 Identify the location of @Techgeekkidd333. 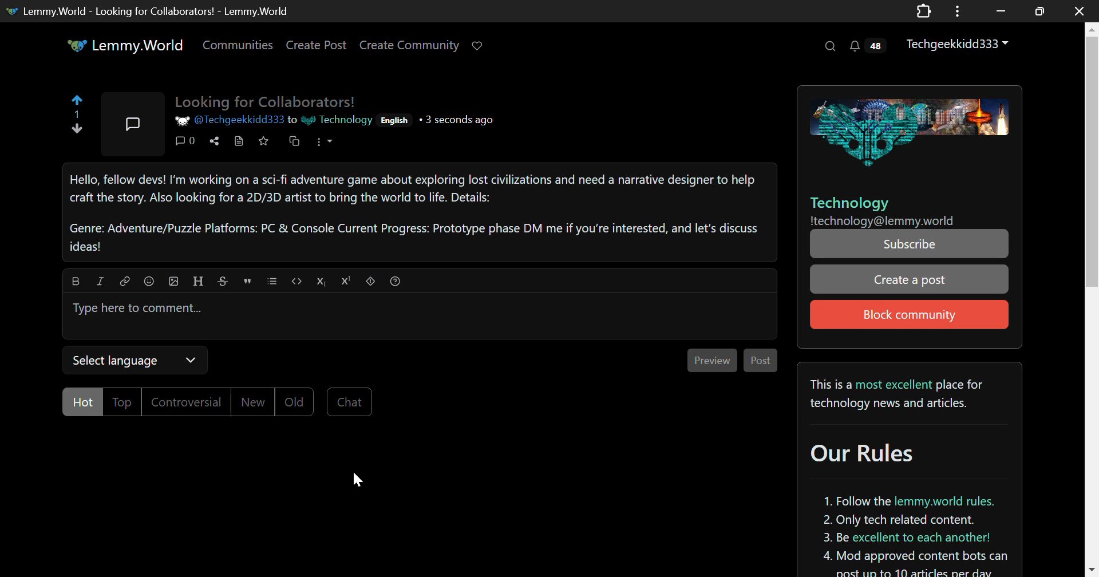
(228, 120).